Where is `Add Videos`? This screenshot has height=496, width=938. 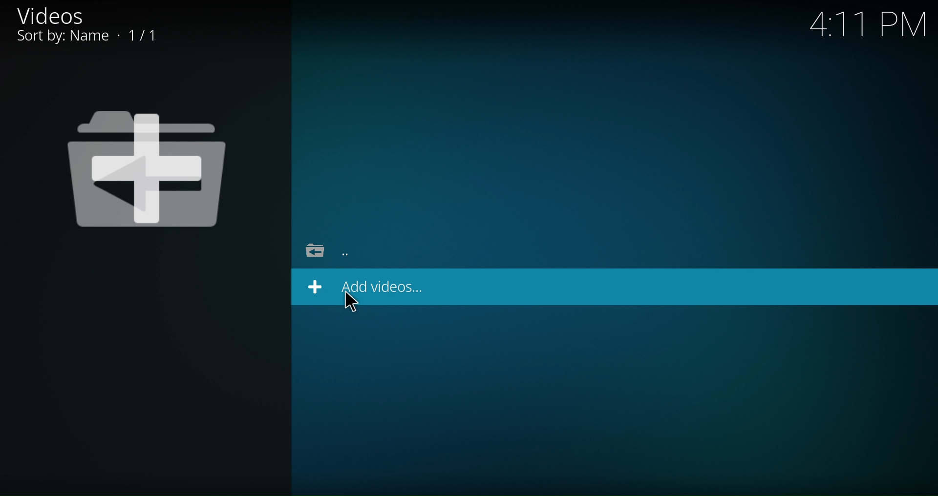
Add Videos is located at coordinates (363, 287).